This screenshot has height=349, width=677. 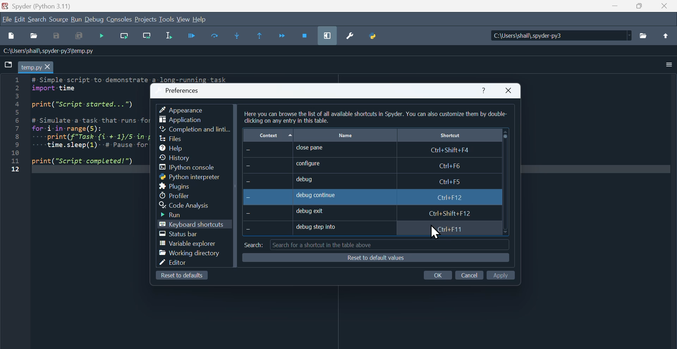 I want to click on , so click(x=376, y=116).